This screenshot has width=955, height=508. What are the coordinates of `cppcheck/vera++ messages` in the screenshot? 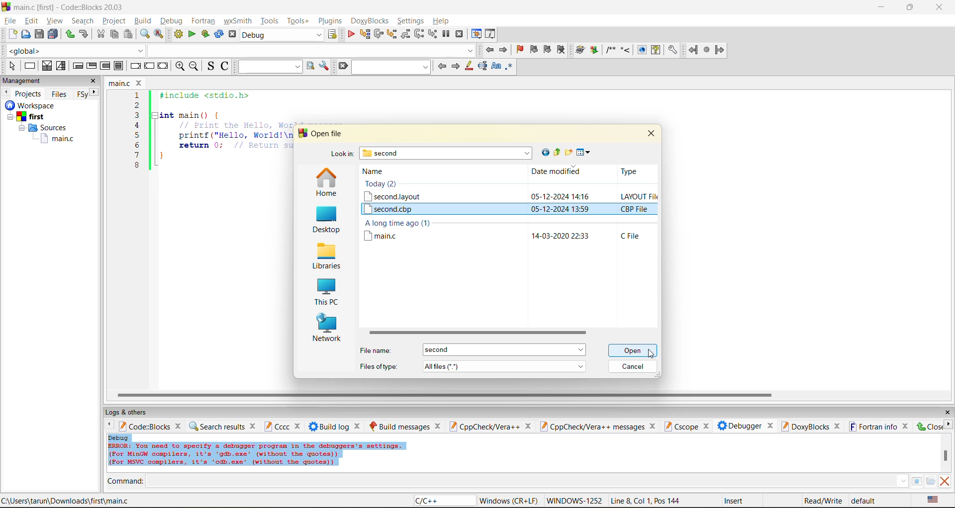 It's located at (591, 426).